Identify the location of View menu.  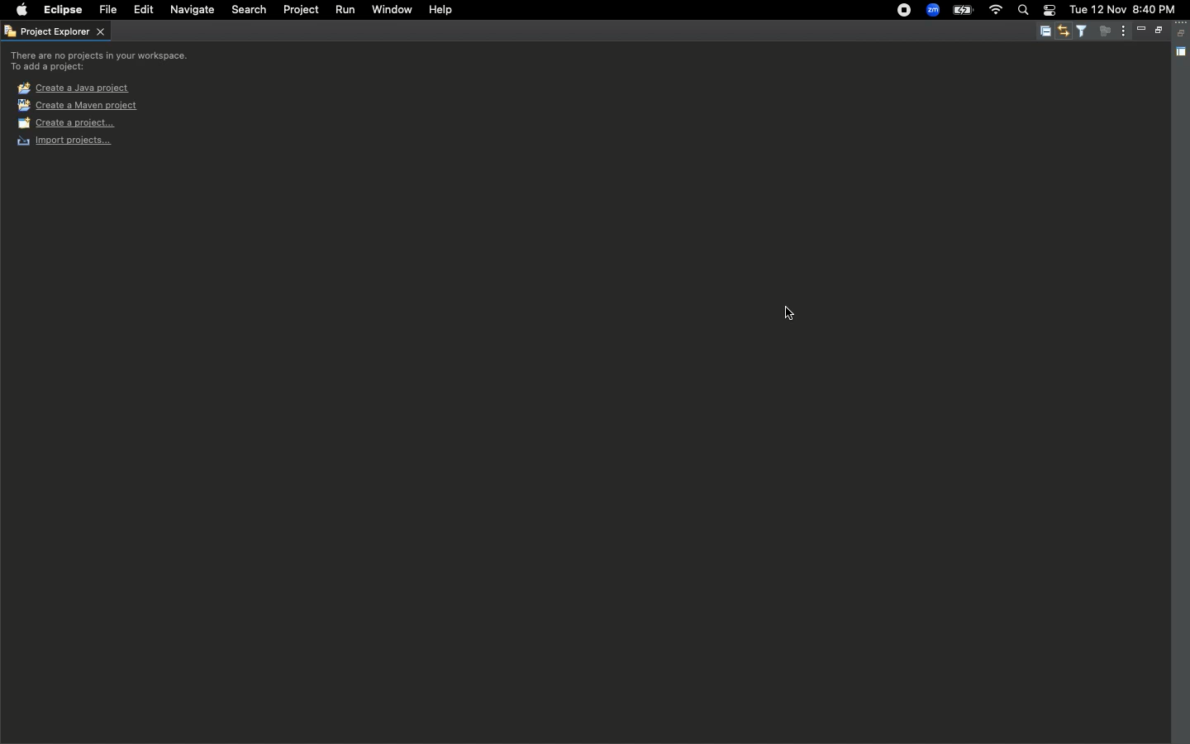
(1121, 31).